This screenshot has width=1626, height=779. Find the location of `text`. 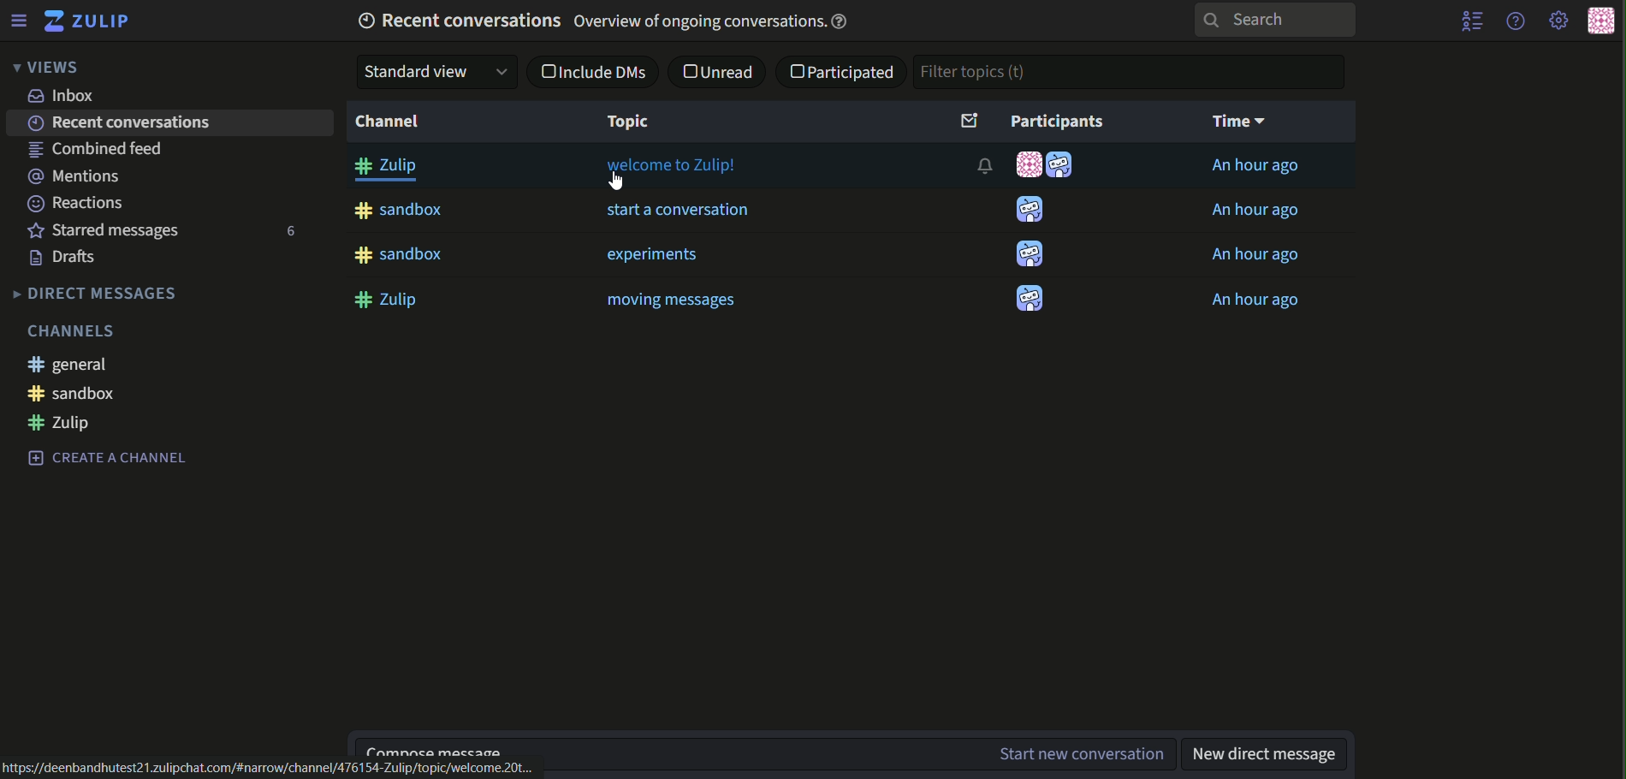

text is located at coordinates (272, 769).